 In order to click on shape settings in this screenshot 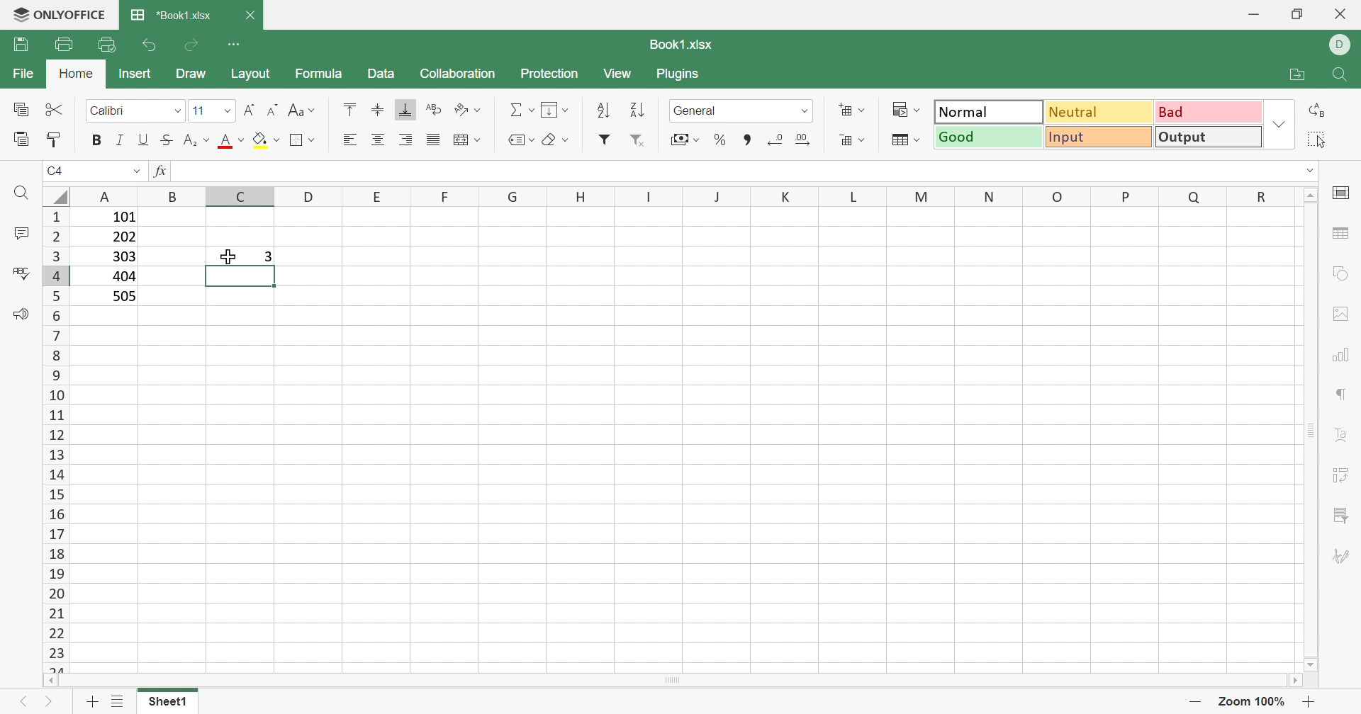, I will do `click(1342, 272)`.